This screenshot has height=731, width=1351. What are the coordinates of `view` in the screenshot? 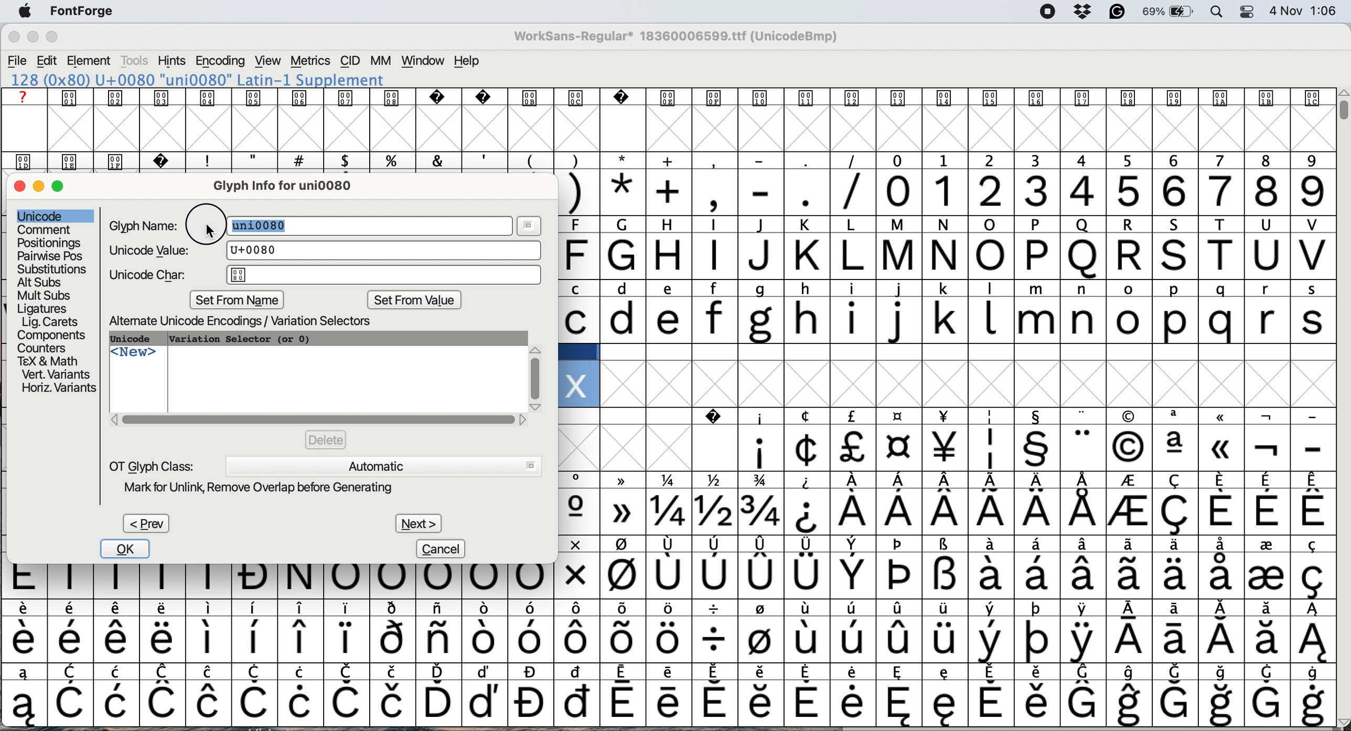 It's located at (266, 61).